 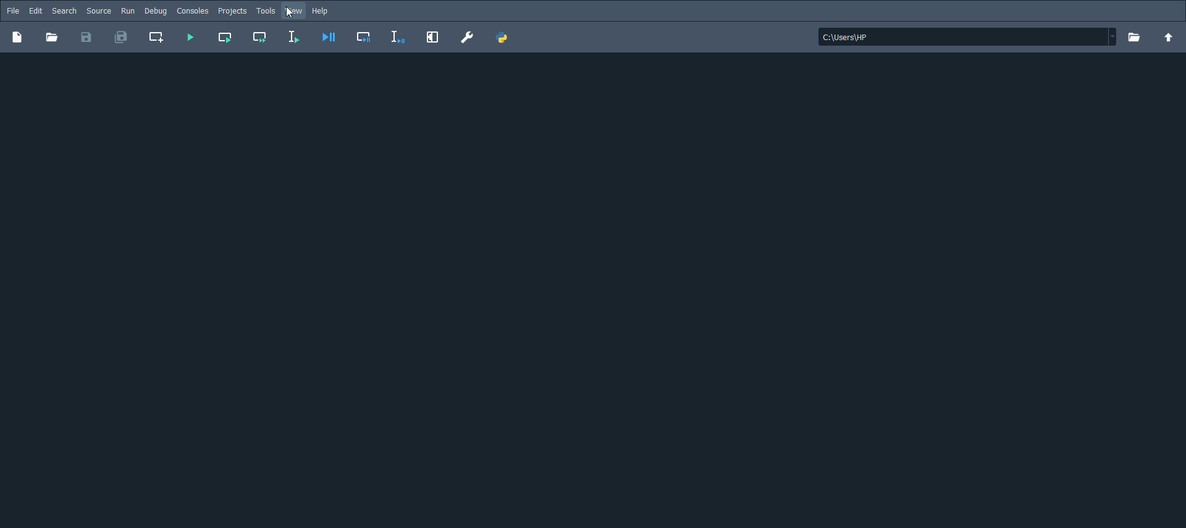 What do you see at coordinates (12, 10) in the screenshot?
I see `File` at bounding box center [12, 10].